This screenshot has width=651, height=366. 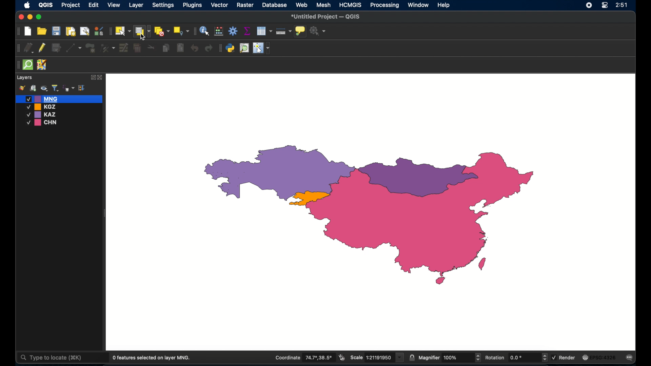 I want to click on help, so click(x=445, y=6).